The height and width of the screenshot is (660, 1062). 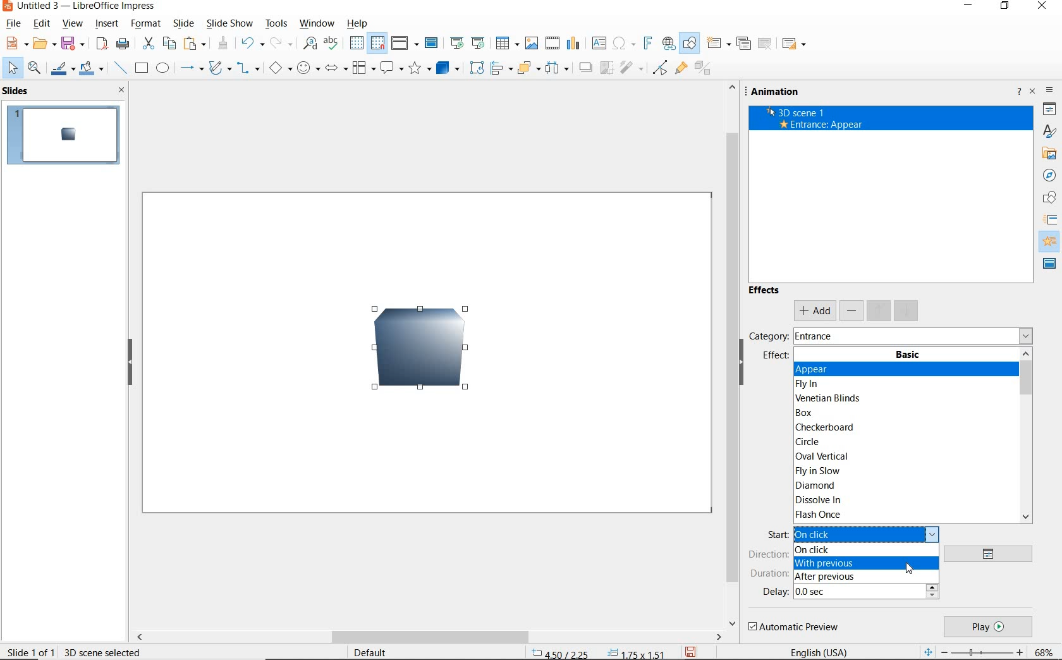 What do you see at coordinates (599, 652) in the screenshot?
I see `position & size` at bounding box center [599, 652].